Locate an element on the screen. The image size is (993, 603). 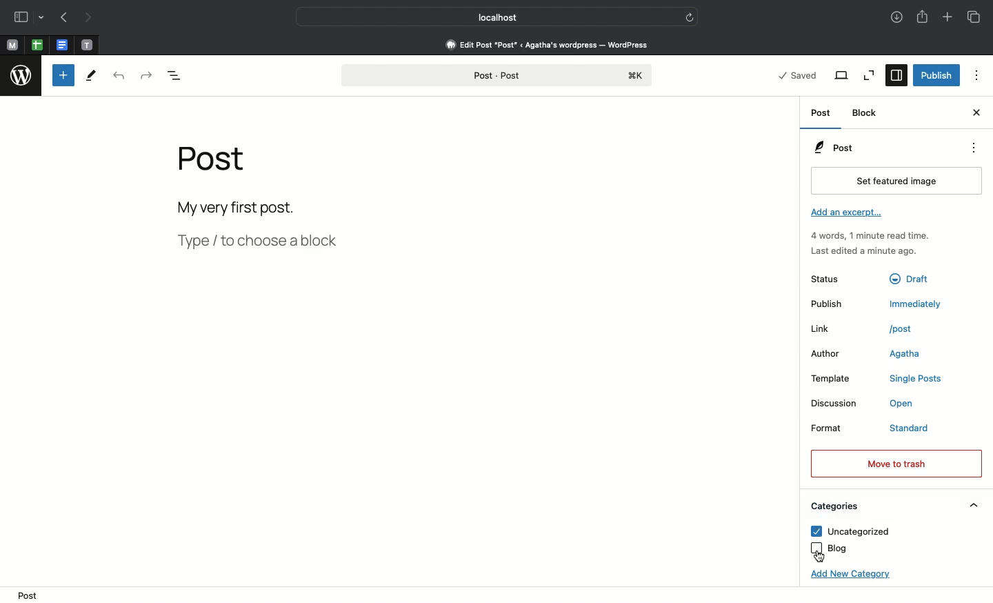
Single posts is located at coordinates (919, 380).